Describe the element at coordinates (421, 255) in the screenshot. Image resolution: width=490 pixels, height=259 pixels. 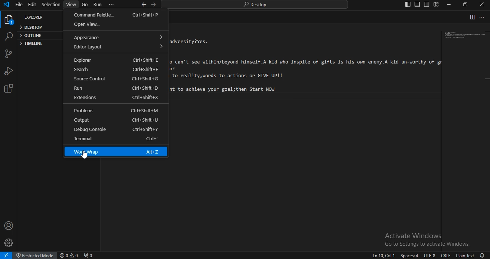
I see `Ln10 Col 1 Spaces:4 UTF-8 CRLF Plain Text` at that location.